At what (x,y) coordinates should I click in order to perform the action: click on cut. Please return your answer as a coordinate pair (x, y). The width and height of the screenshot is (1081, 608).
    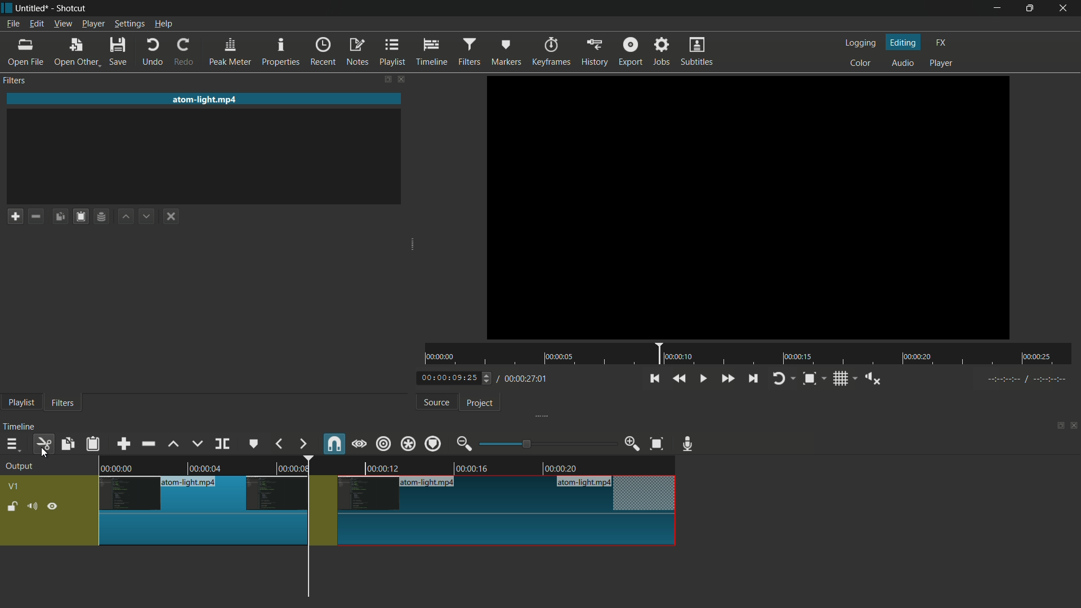
    Looking at the image, I should click on (44, 444).